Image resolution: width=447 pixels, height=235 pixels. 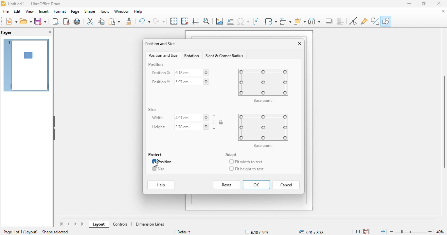 What do you see at coordinates (31, 232) in the screenshot?
I see `layout` at bounding box center [31, 232].